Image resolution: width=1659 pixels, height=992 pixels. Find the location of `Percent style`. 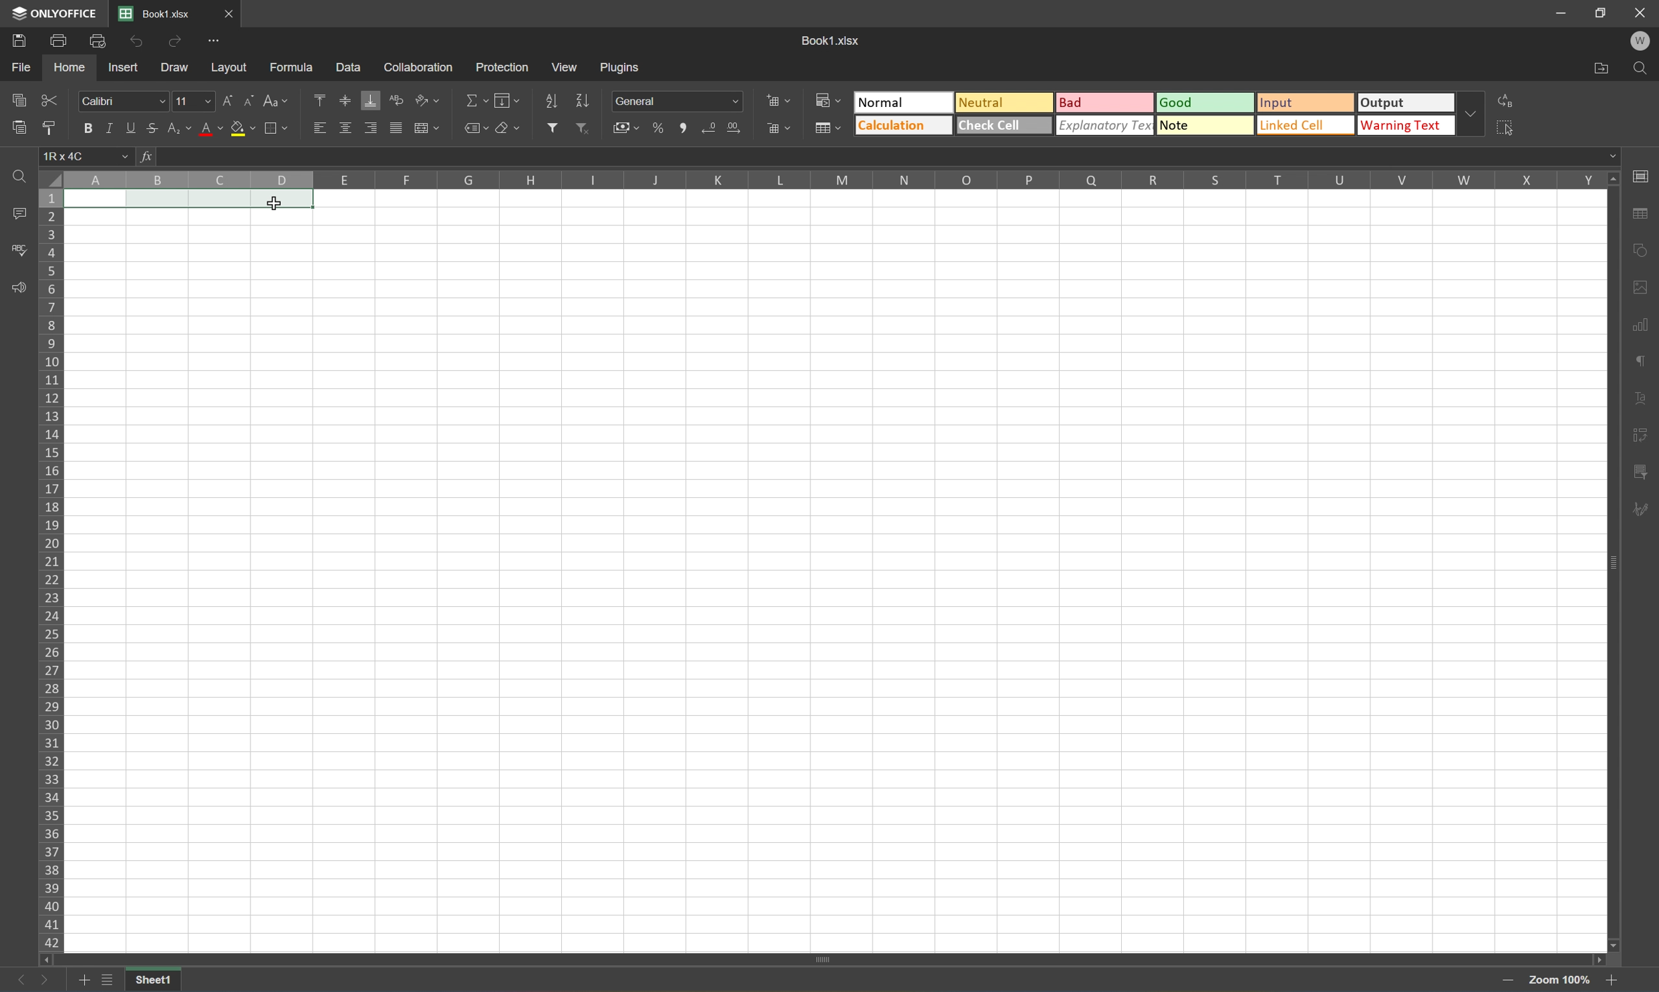

Percent style is located at coordinates (660, 129).